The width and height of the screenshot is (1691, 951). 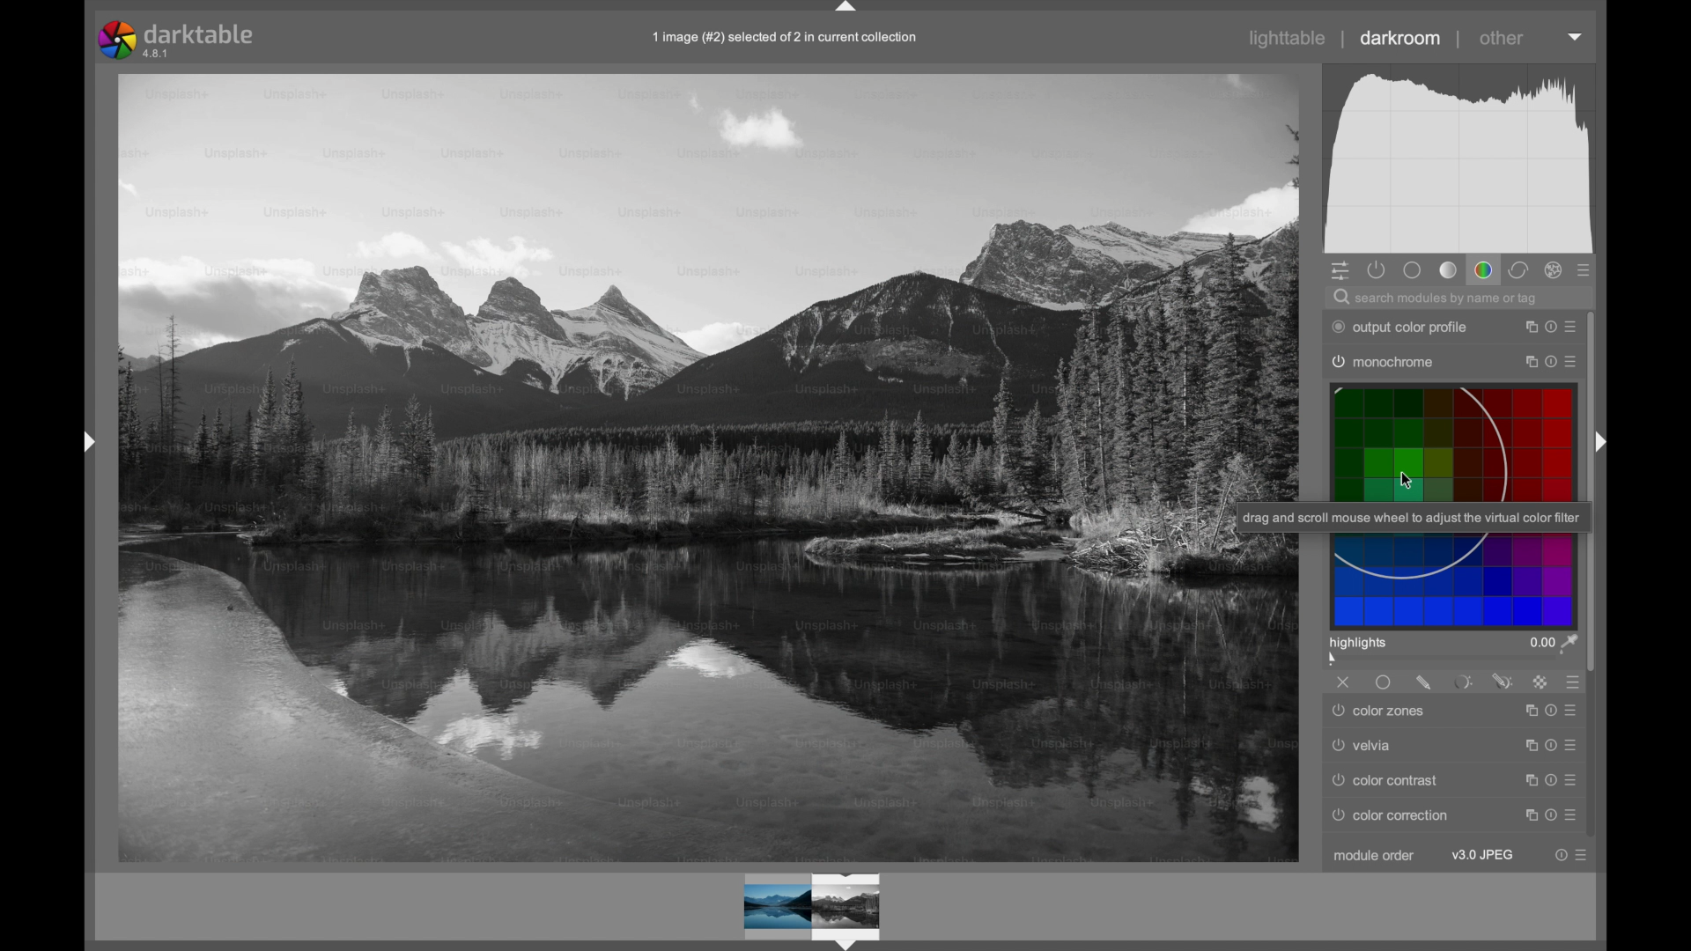 I want to click on blending options, so click(x=1575, y=682).